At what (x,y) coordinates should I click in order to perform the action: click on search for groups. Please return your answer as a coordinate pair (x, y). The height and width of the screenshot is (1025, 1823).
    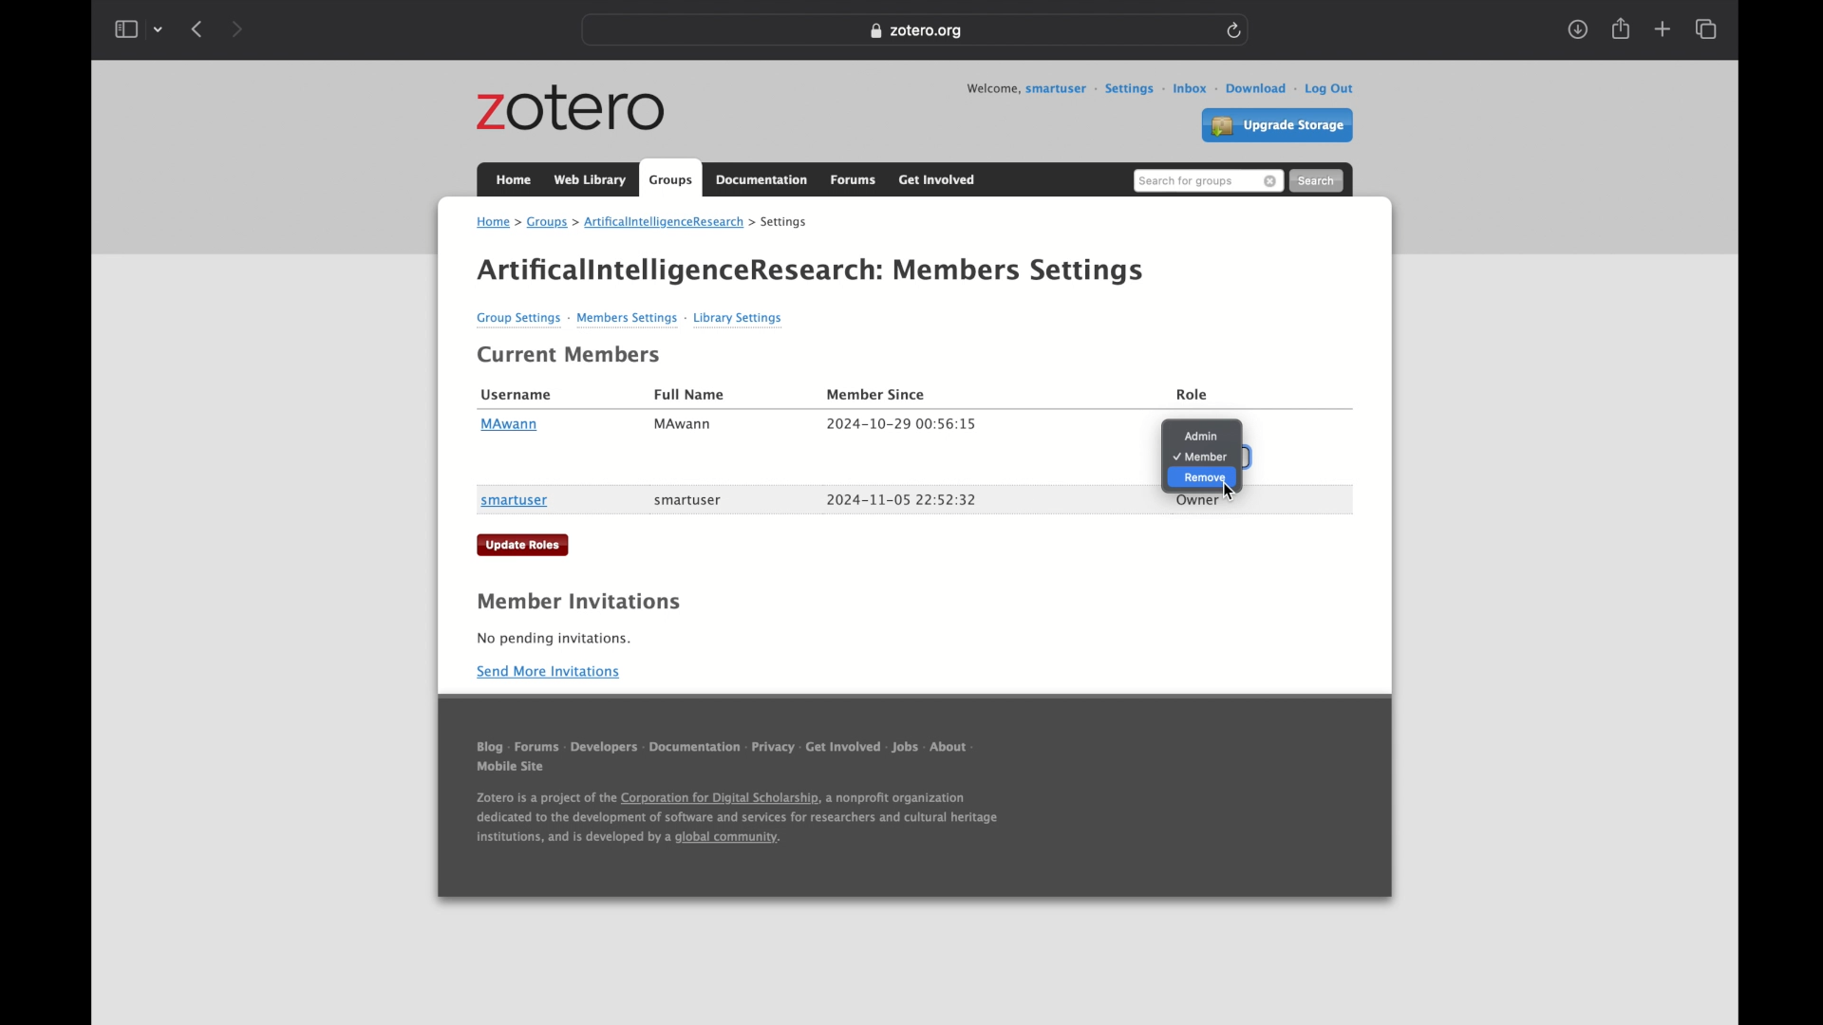
    Looking at the image, I should click on (1186, 182).